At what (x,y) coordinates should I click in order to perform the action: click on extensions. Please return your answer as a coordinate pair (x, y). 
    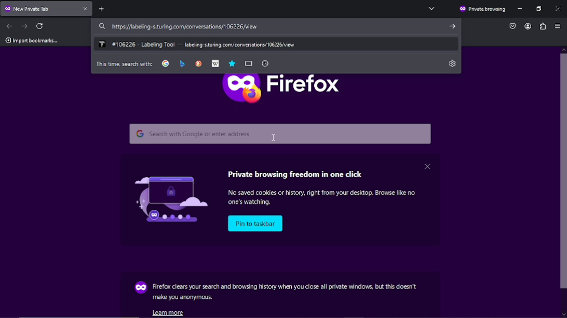
    Looking at the image, I should click on (542, 26).